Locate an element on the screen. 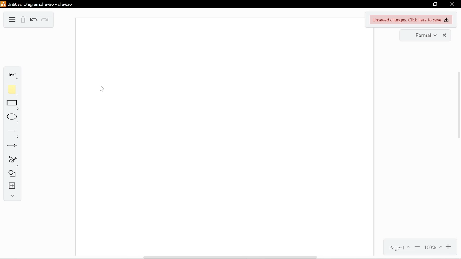 The image size is (461, 259). zoom in is located at coordinates (449, 247).